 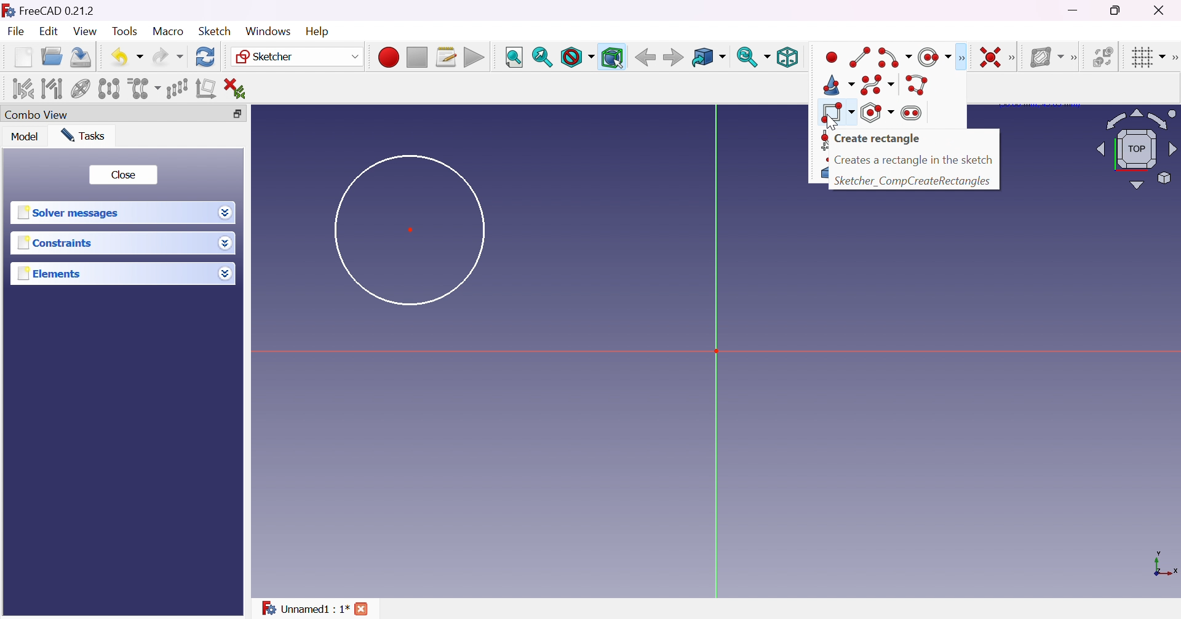 I want to click on Unnamed : 1*, so click(x=304, y=606).